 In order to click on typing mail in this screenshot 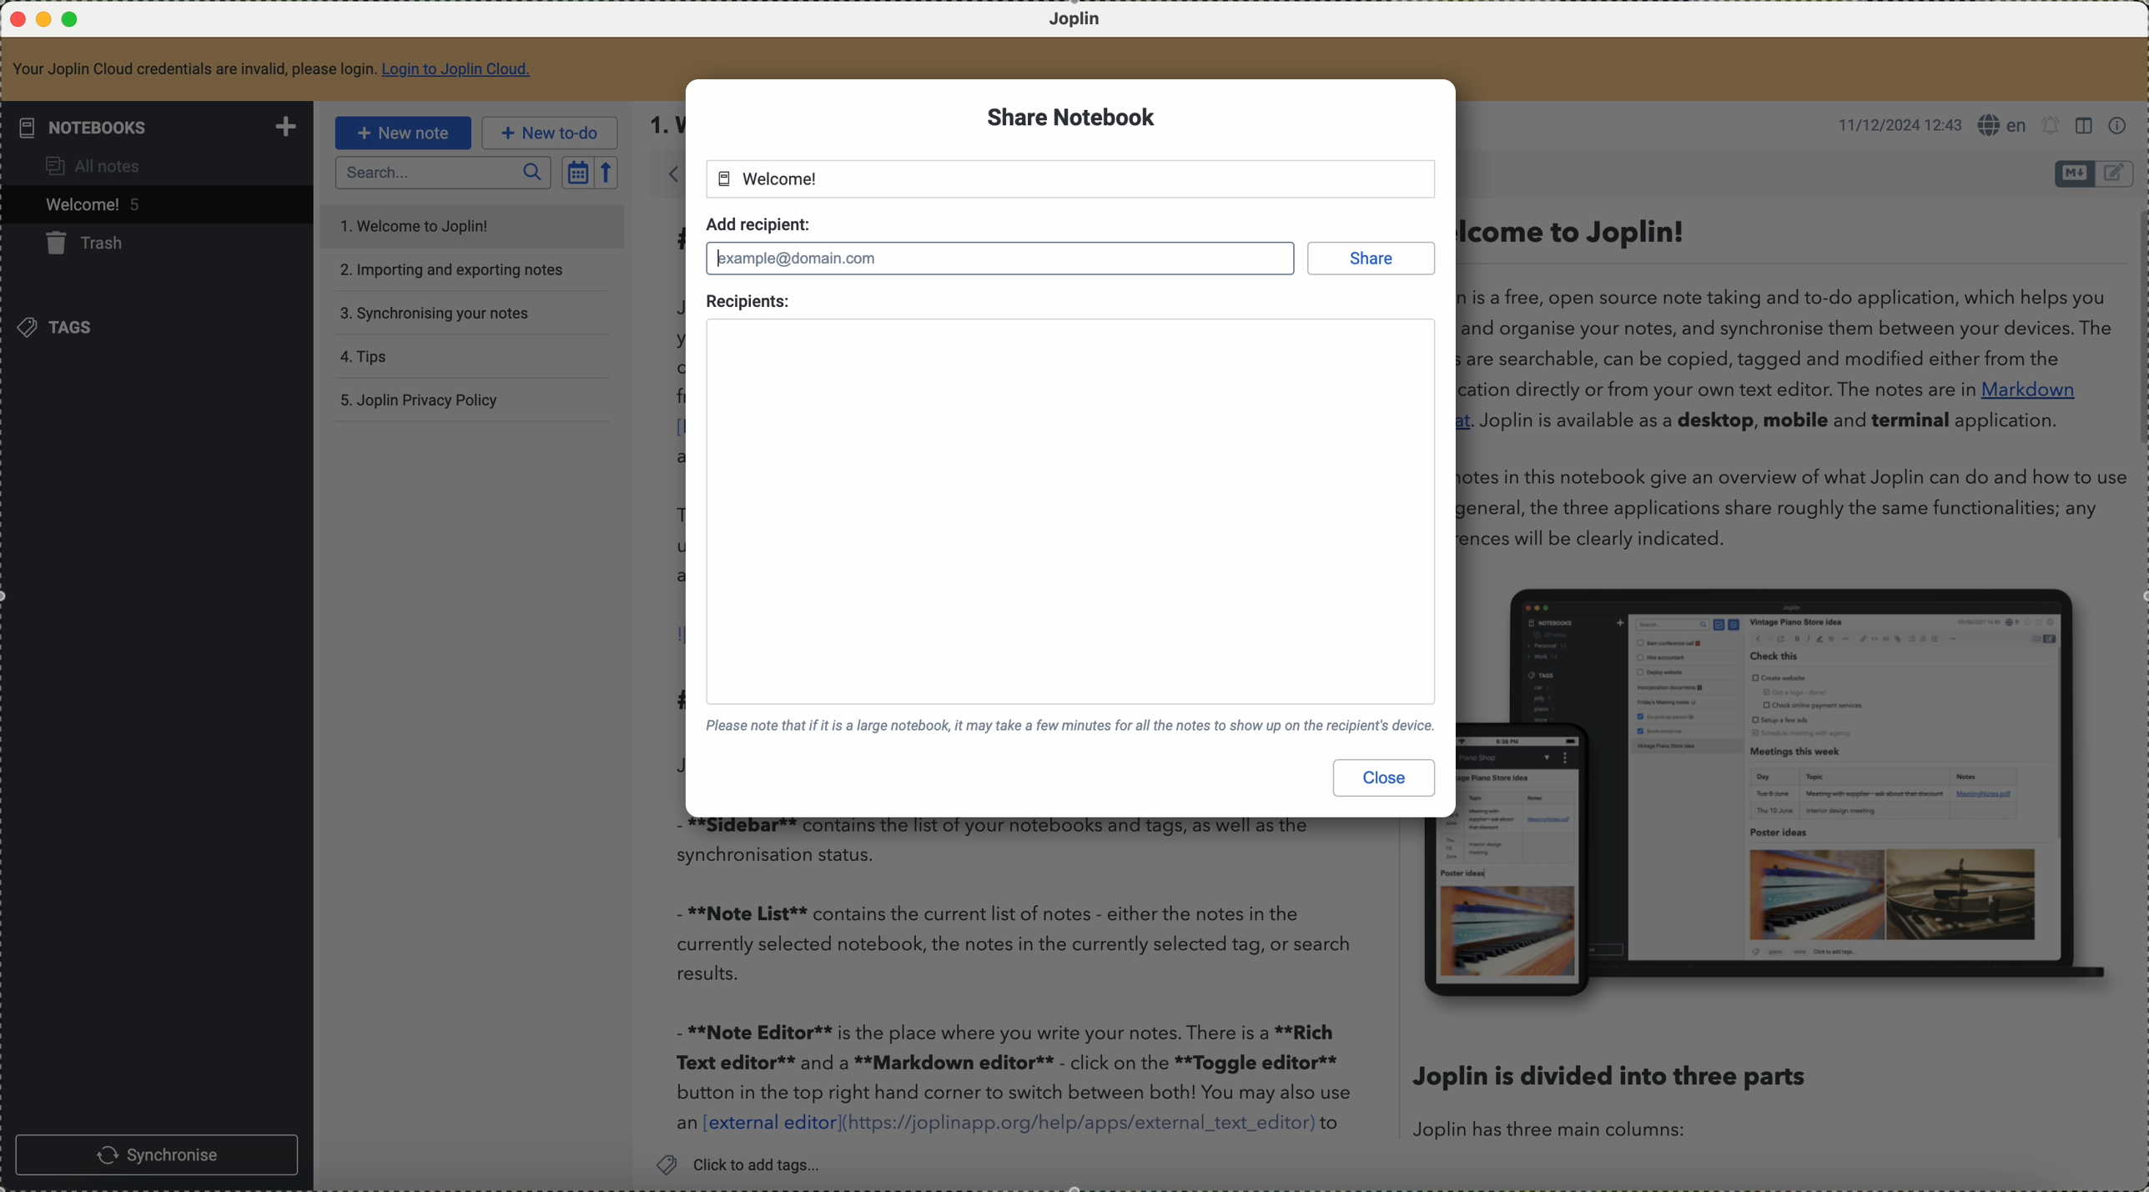, I will do `click(1002, 255)`.